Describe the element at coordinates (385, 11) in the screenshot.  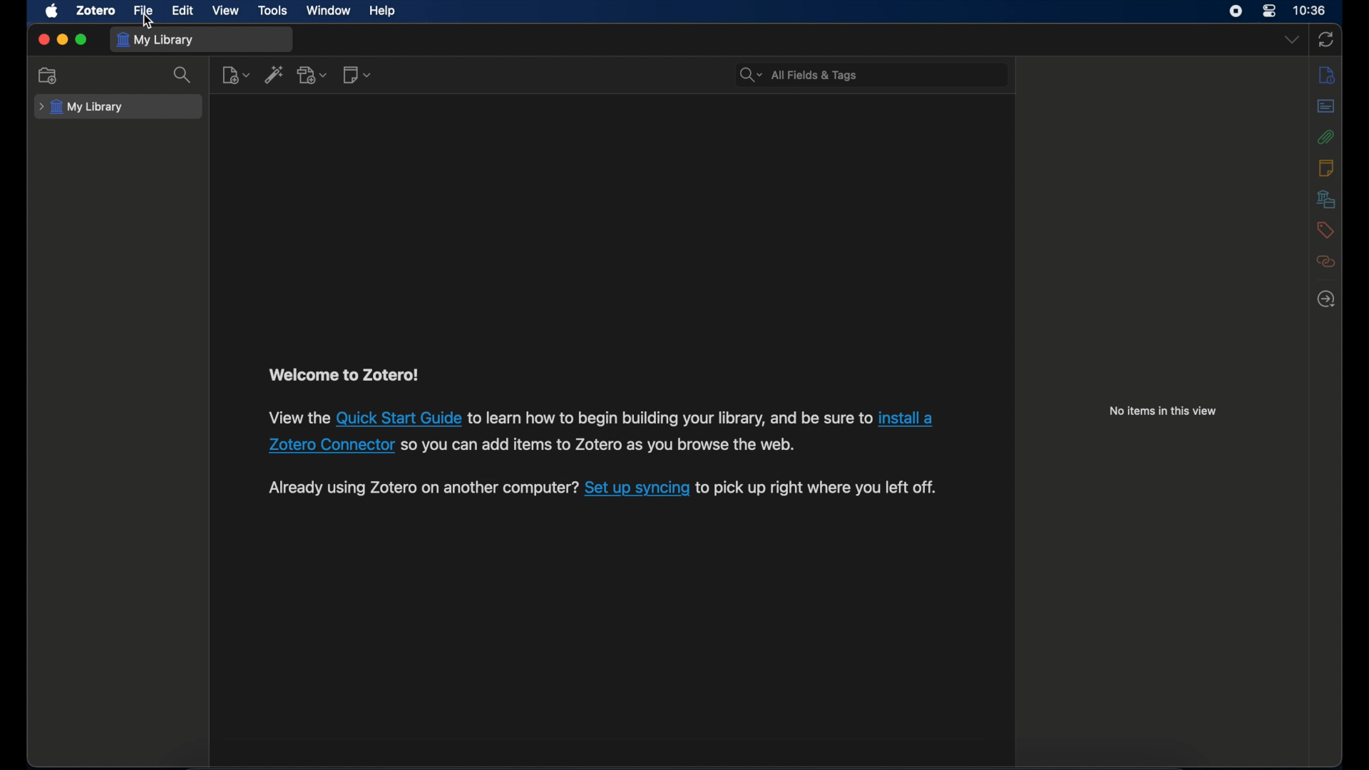
I see `help` at that location.